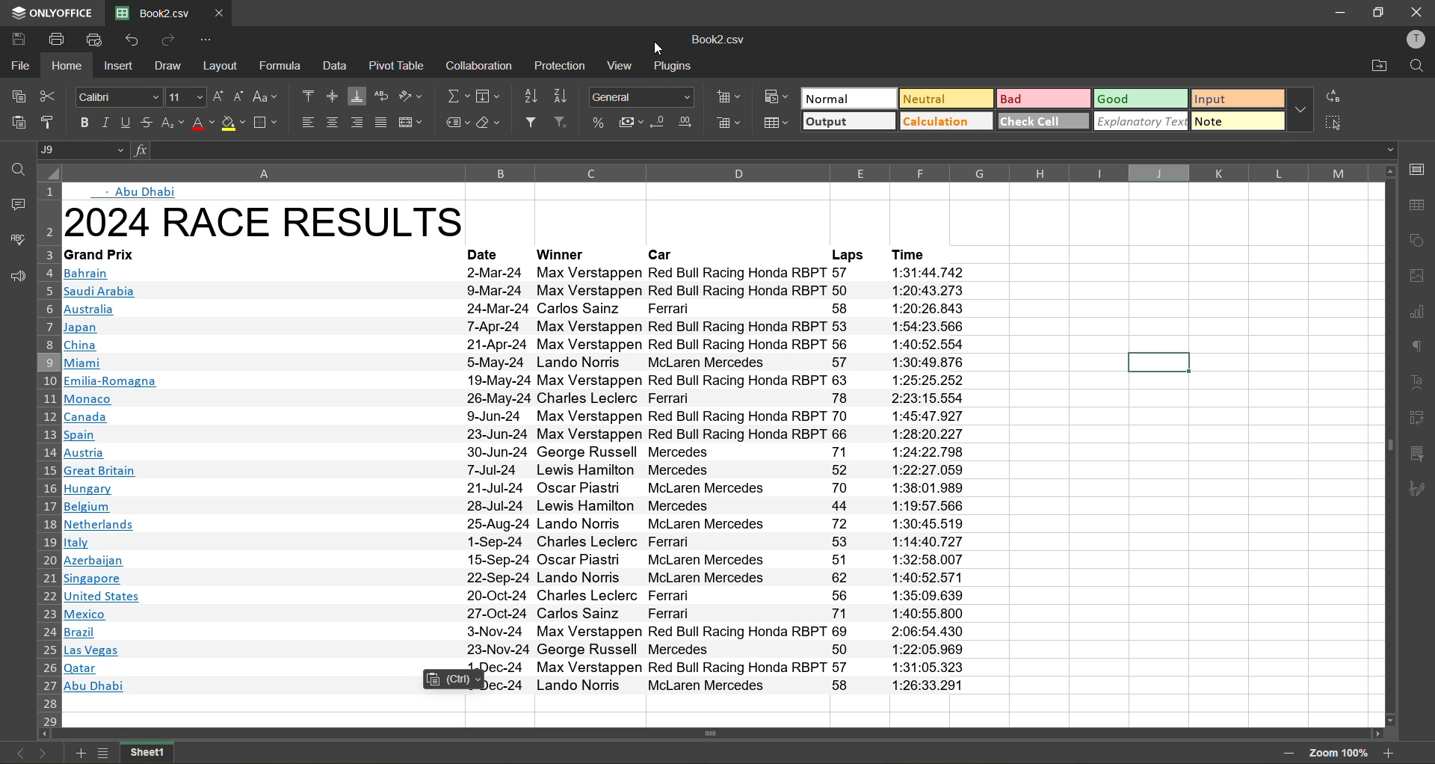 This screenshot has height=764, width=1435. I want to click on conditional formatting, so click(780, 97).